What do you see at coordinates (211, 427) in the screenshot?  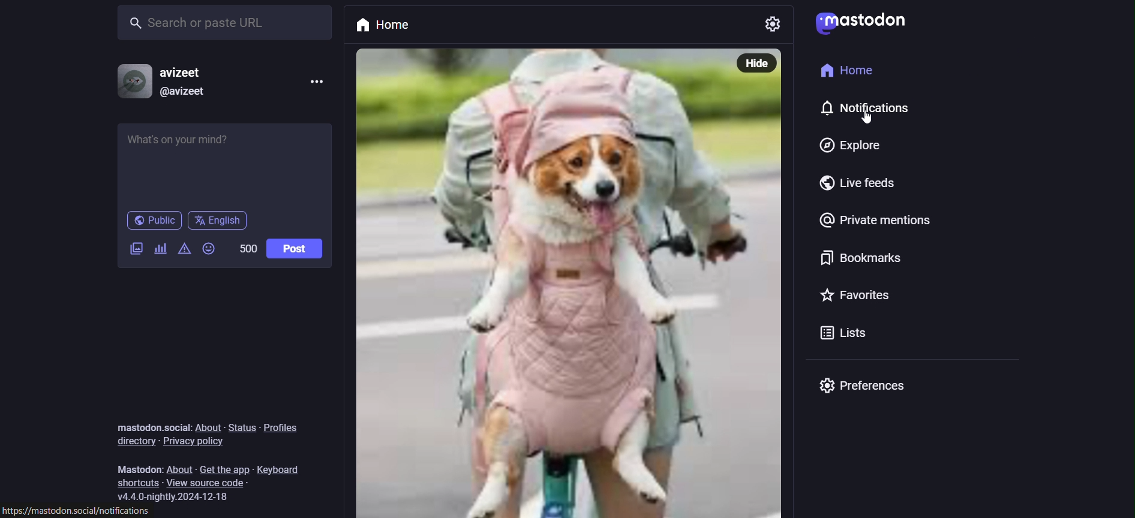 I see `about` at bounding box center [211, 427].